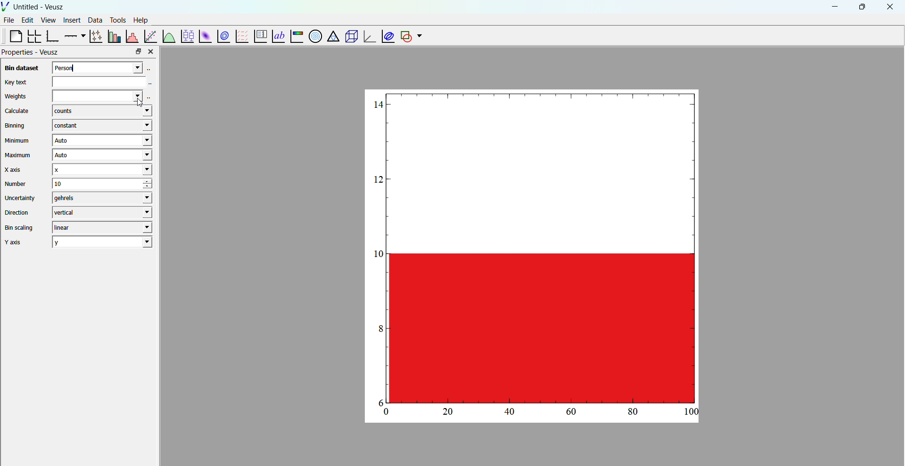  What do you see at coordinates (100, 227) in the screenshot?
I see `liner - drop down` at bounding box center [100, 227].